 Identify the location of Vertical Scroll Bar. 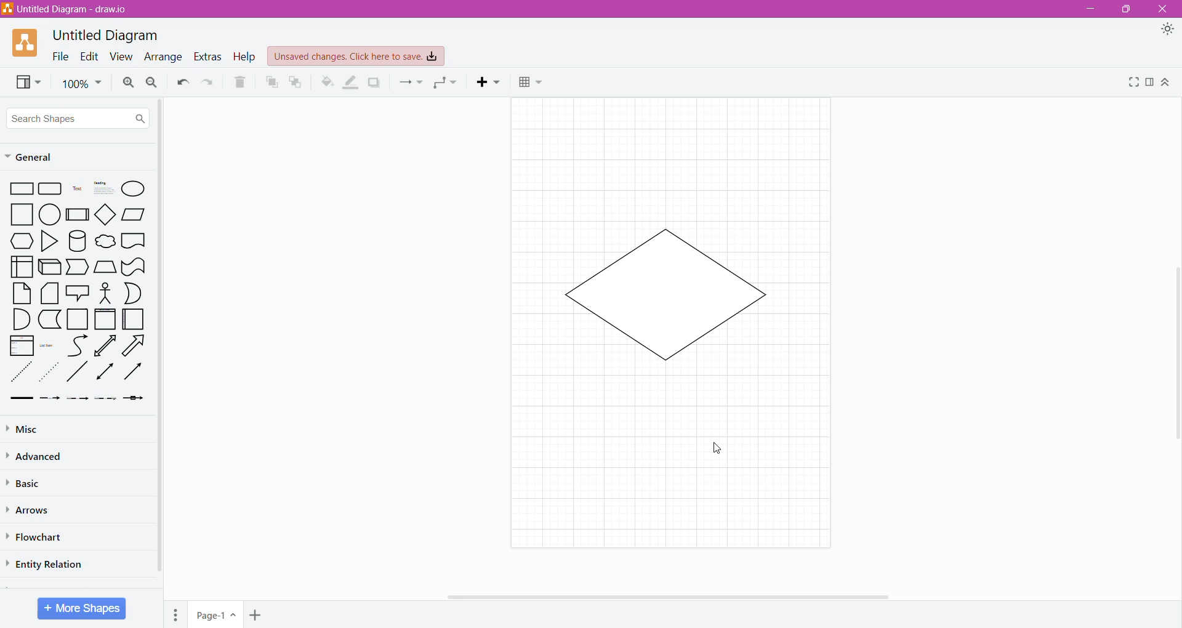
(1174, 350).